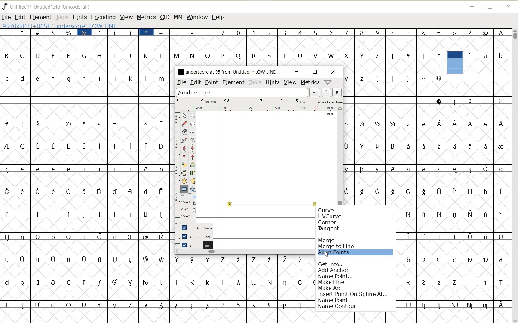 The height and width of the screenshot is (323, 518). Describe the element at coordinates (509, 7) in the screenshot. I see `CLOSE` at that location.